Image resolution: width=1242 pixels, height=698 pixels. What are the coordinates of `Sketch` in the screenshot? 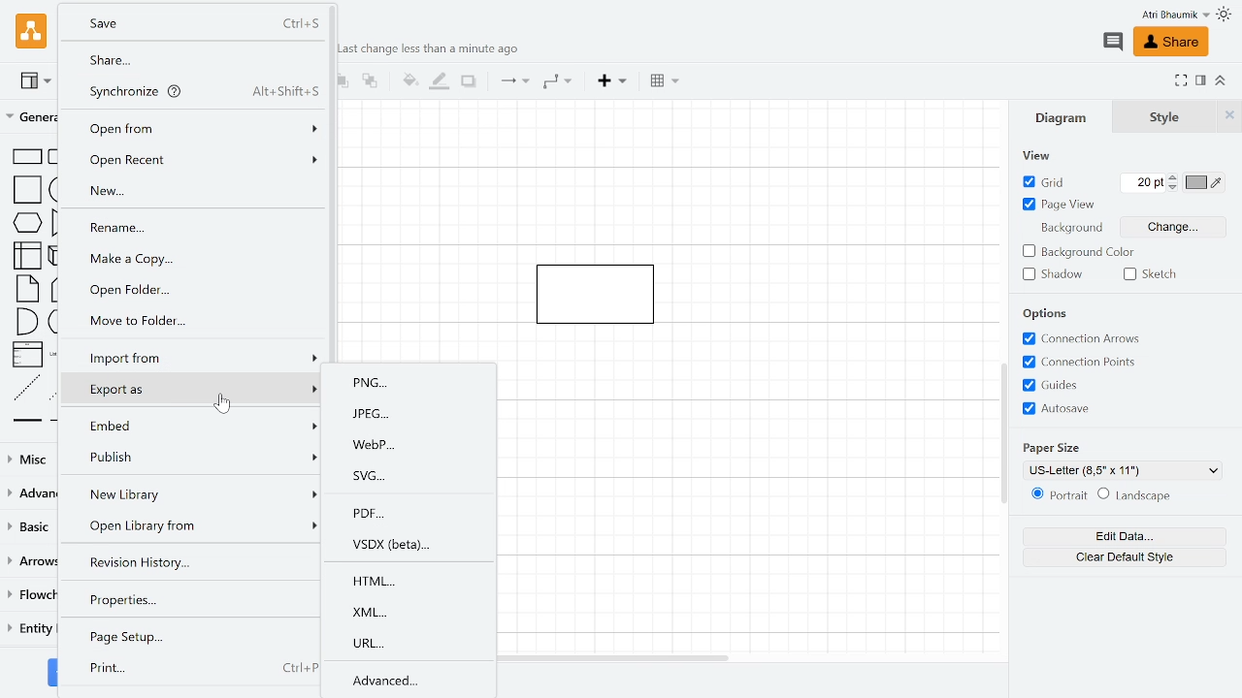 It's located at (1153, 274).